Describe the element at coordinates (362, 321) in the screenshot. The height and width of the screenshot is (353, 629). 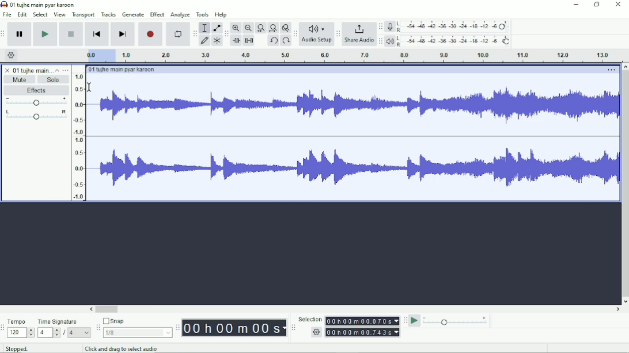
I see `00 h 00 m 00.070s` at that location.